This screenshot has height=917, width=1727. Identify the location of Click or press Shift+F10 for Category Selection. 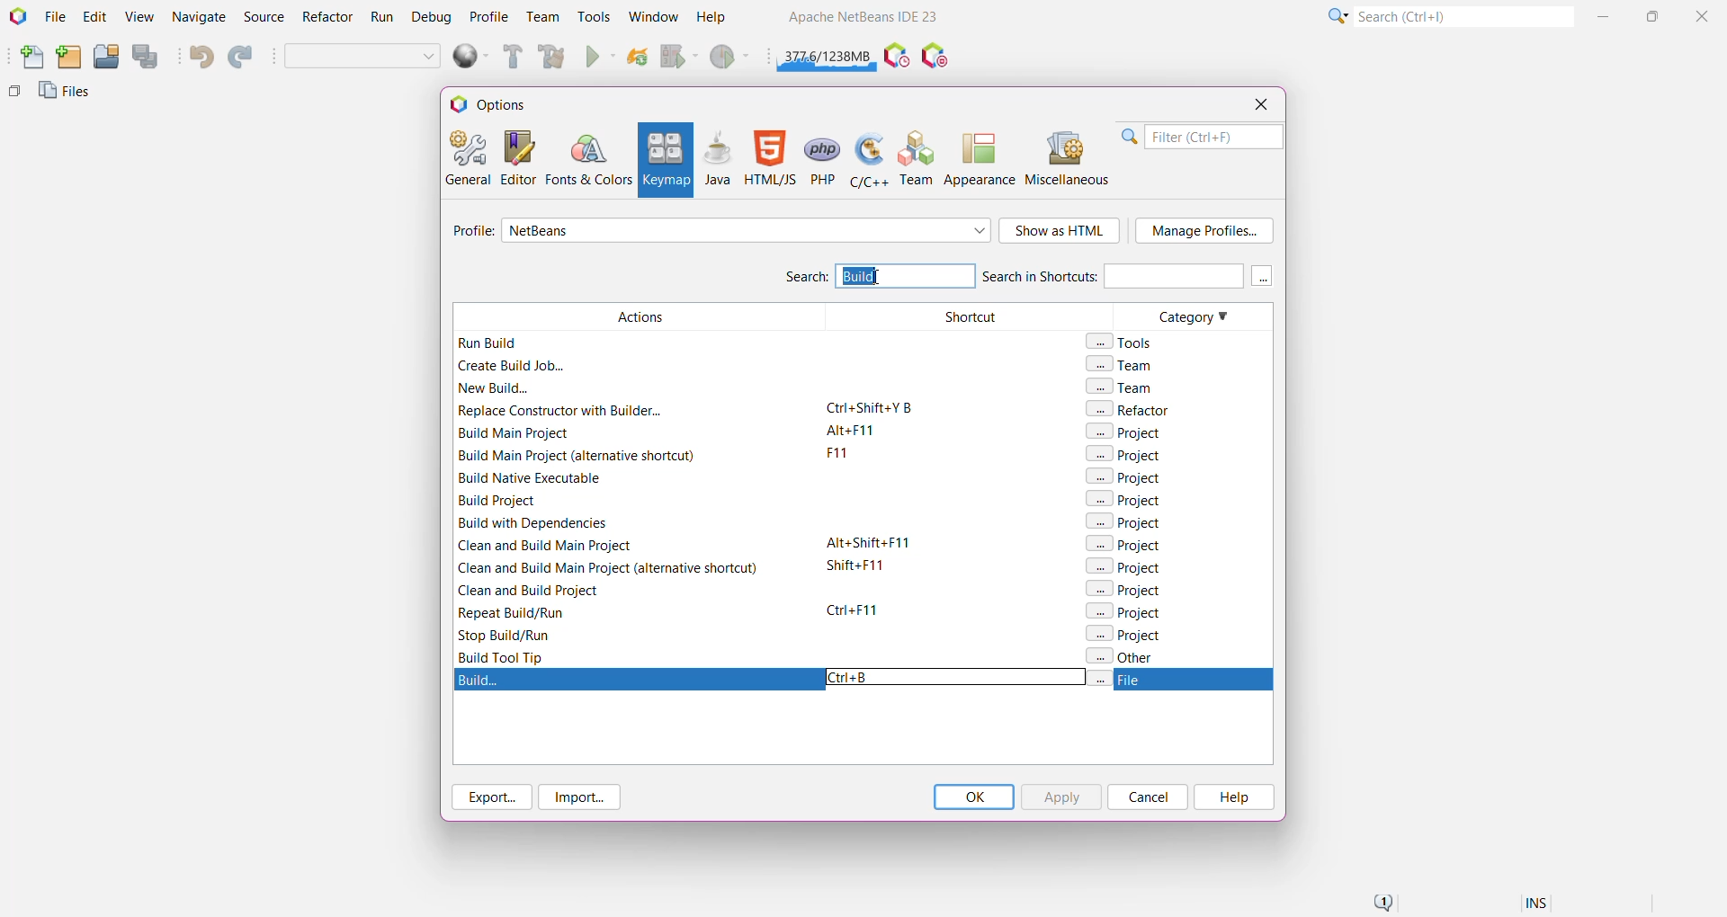
(1336, 15).